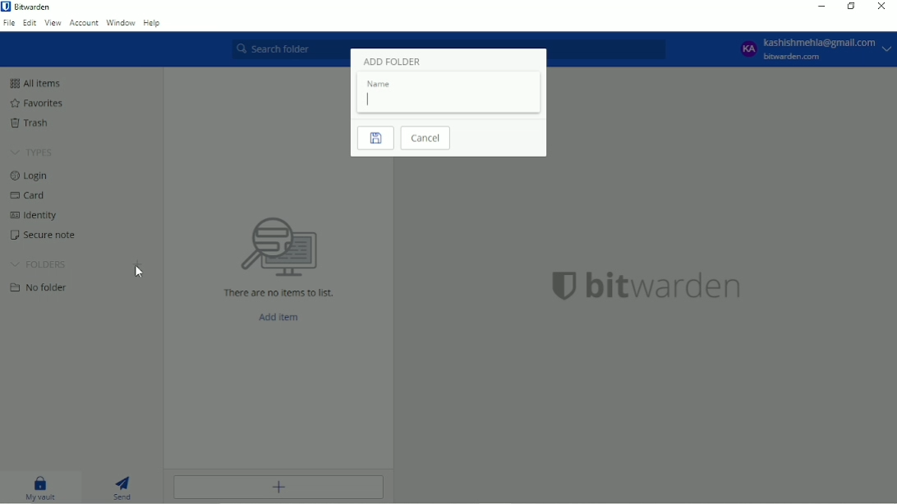  What do you see at coordinates (427, 139) in the screenshot?
I see `Cancel` at bounding box center [427, 139].